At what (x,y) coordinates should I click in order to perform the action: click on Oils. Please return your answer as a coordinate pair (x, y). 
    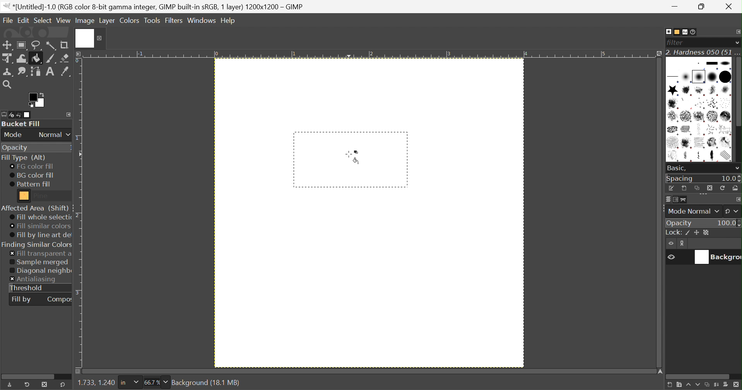
    Looking at the image, I should click on (726, 142).